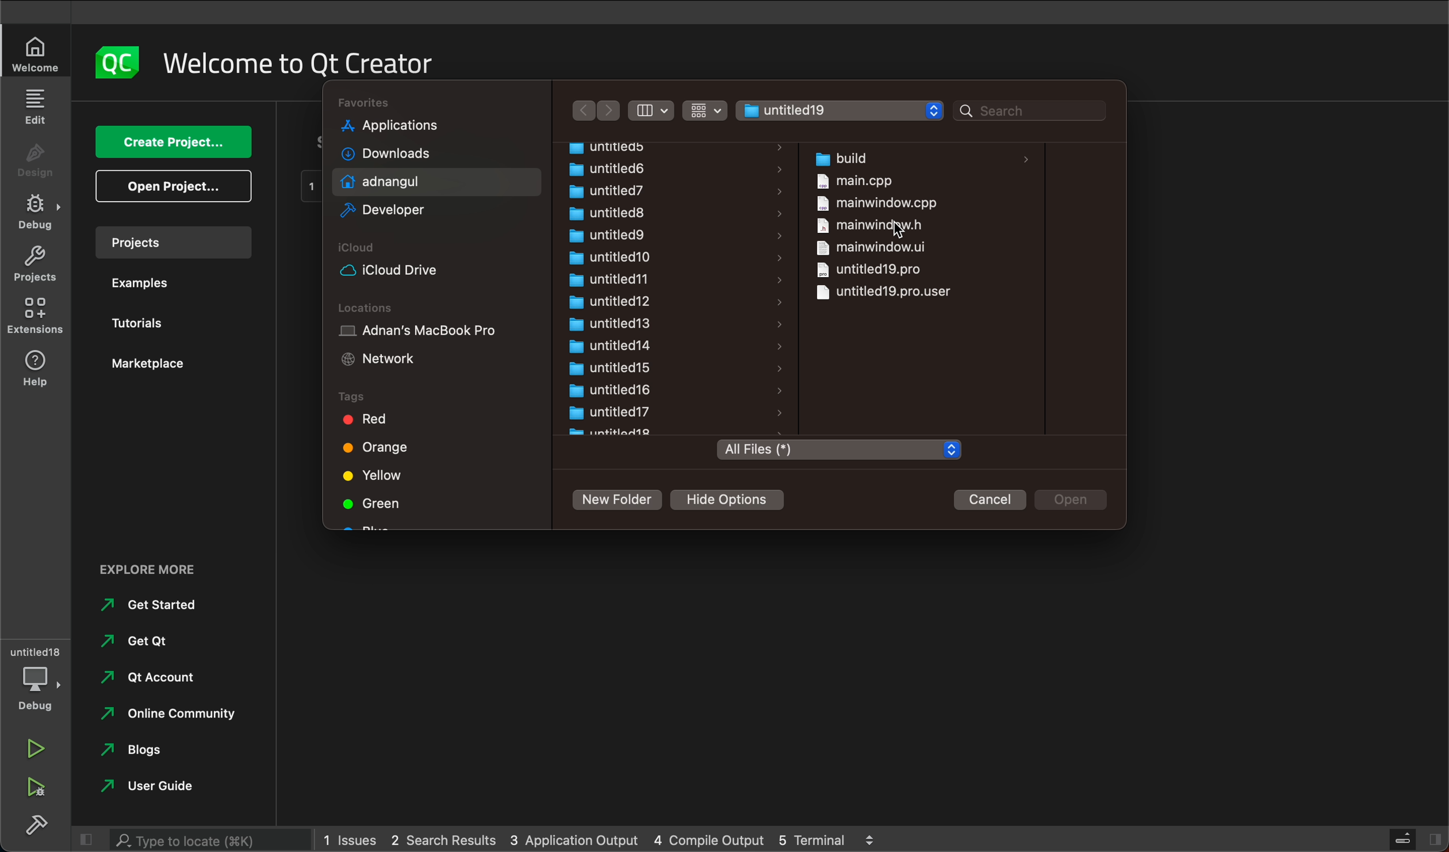  Describe the element at coordinates (388, 475) in the screenshot. I see `yellow` at that location.